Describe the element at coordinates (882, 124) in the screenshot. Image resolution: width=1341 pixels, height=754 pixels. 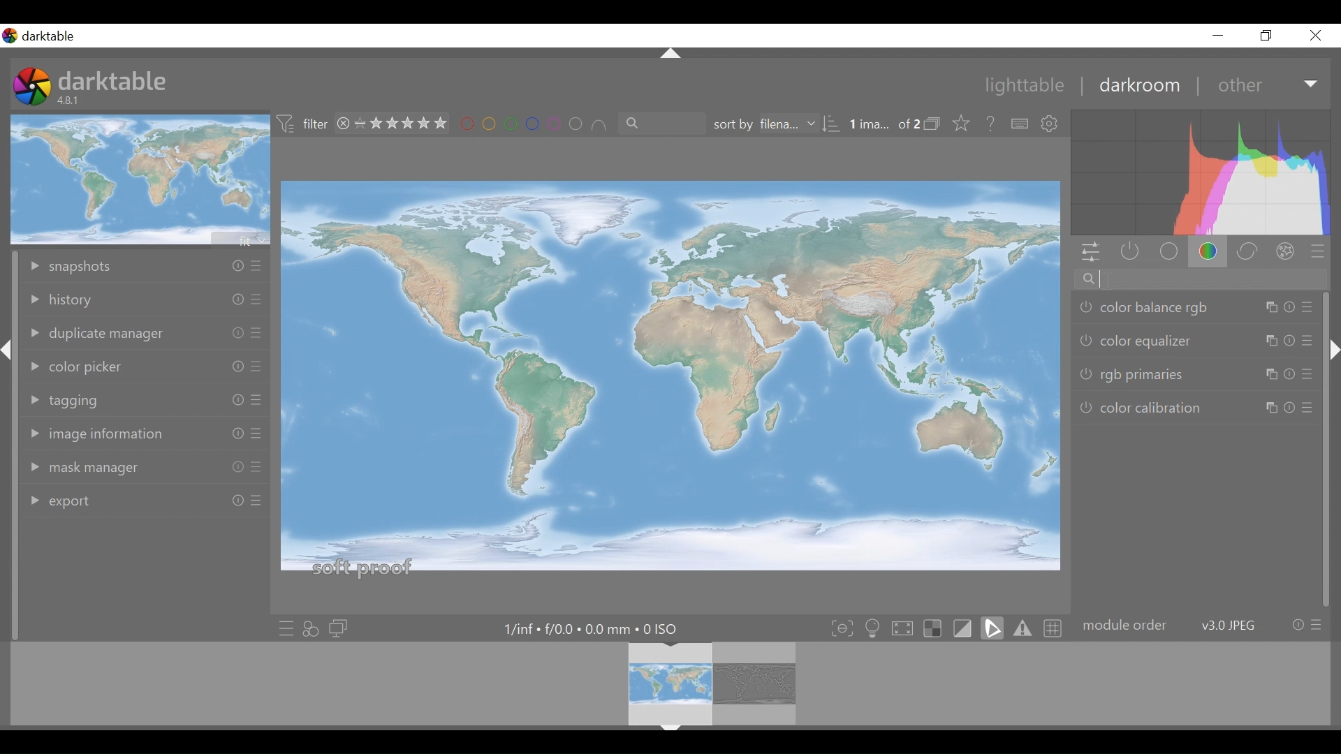
I see `1 ima... of 2` at that location.